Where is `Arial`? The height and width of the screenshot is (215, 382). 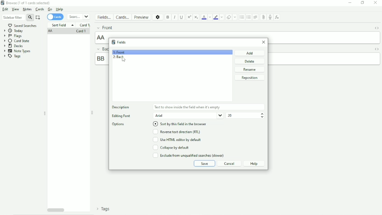 Arial is located at coordinates (188, 116).